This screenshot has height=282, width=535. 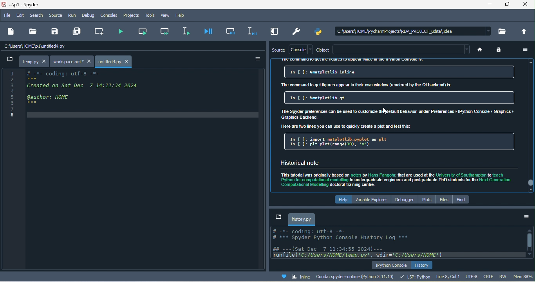 I want to click on view, so click(x=167, y=16).